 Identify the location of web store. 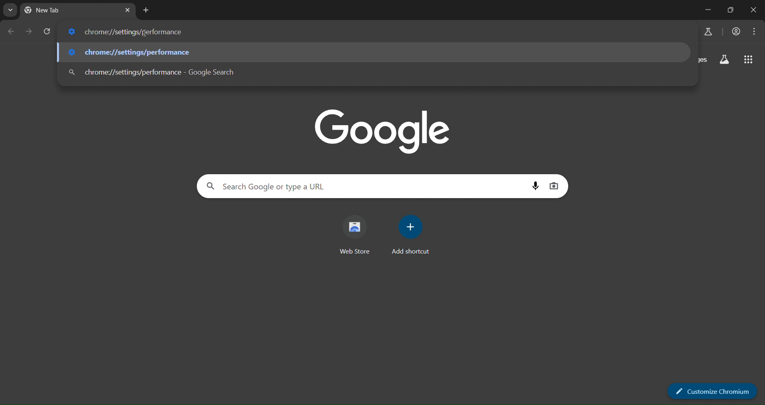
(357, 235).